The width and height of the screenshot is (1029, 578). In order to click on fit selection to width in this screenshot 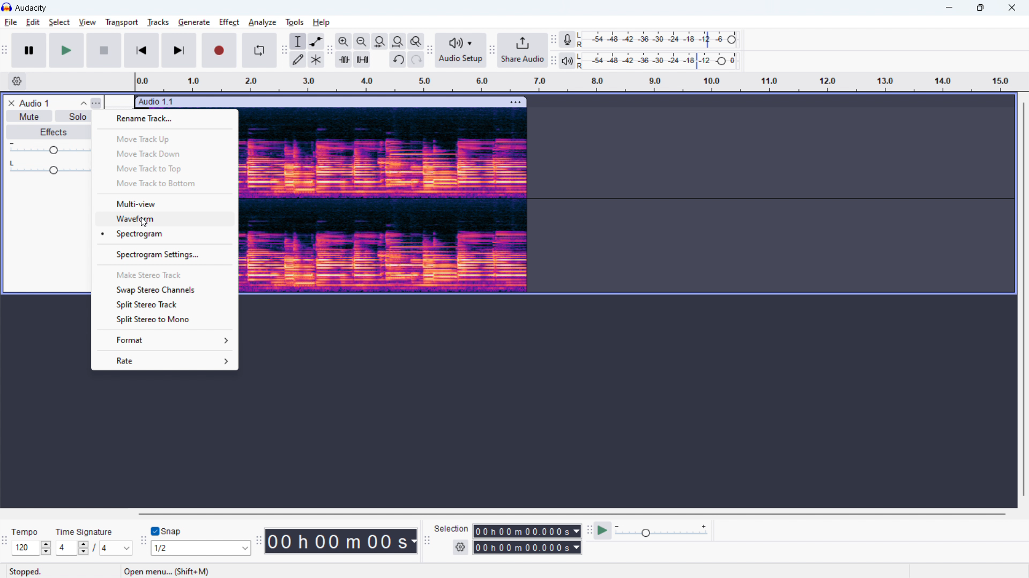, I will do `click(379, 41)`.